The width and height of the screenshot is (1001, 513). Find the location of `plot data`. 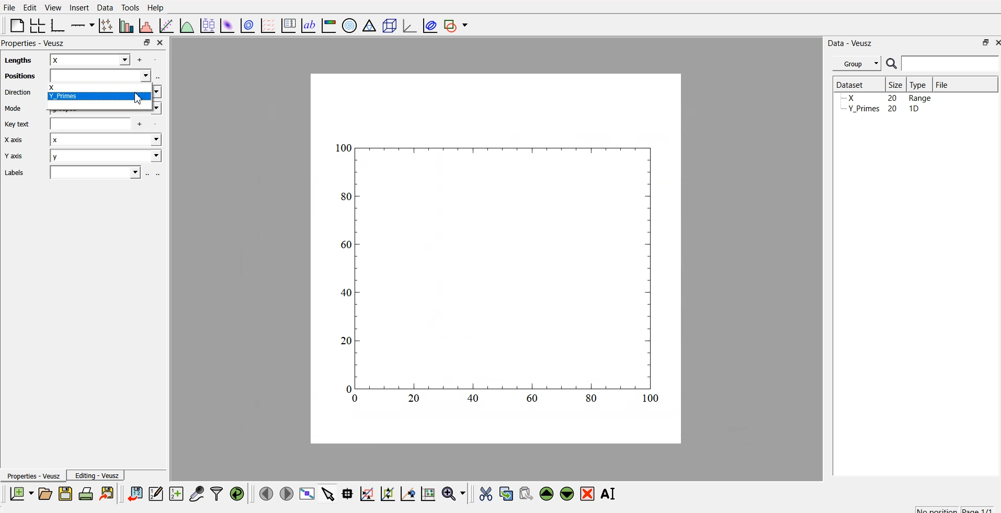

plot data is located at coordinates (247, 25).